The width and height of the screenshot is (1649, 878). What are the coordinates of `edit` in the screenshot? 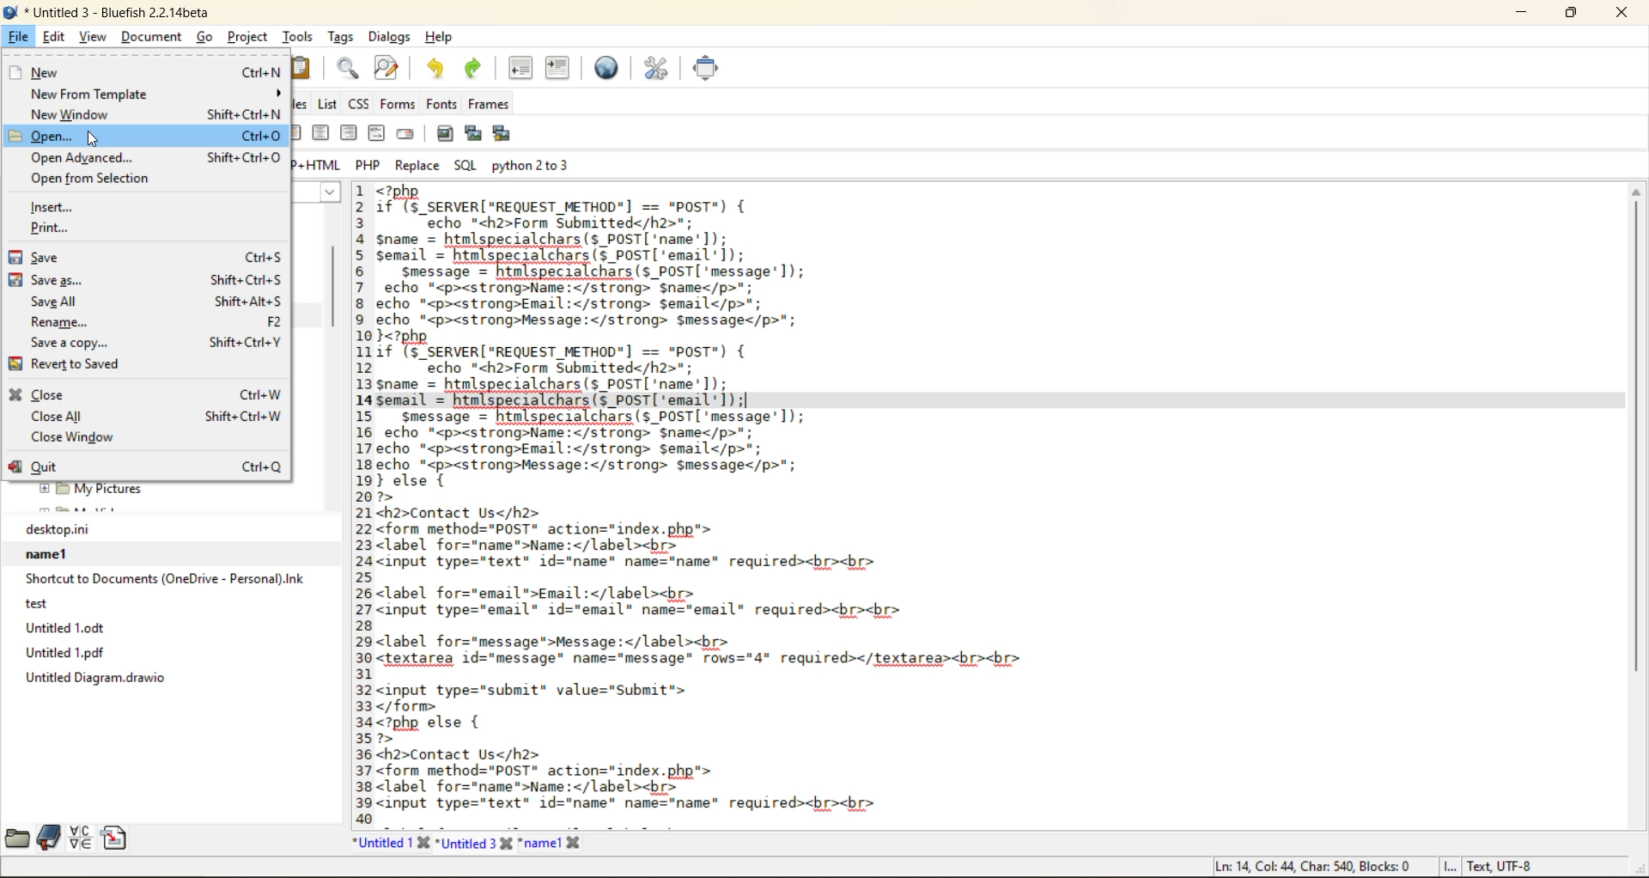 It's located at (55, 38).